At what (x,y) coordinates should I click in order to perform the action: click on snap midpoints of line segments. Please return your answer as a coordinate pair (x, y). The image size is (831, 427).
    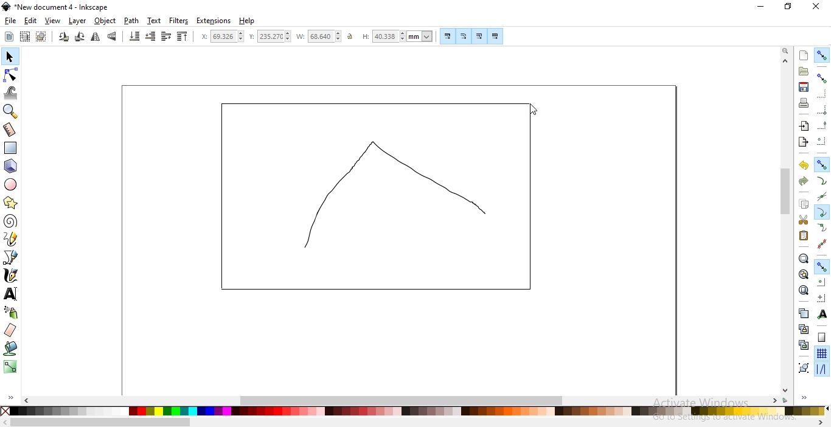
    Looking at the image, I should click on (822, 243).